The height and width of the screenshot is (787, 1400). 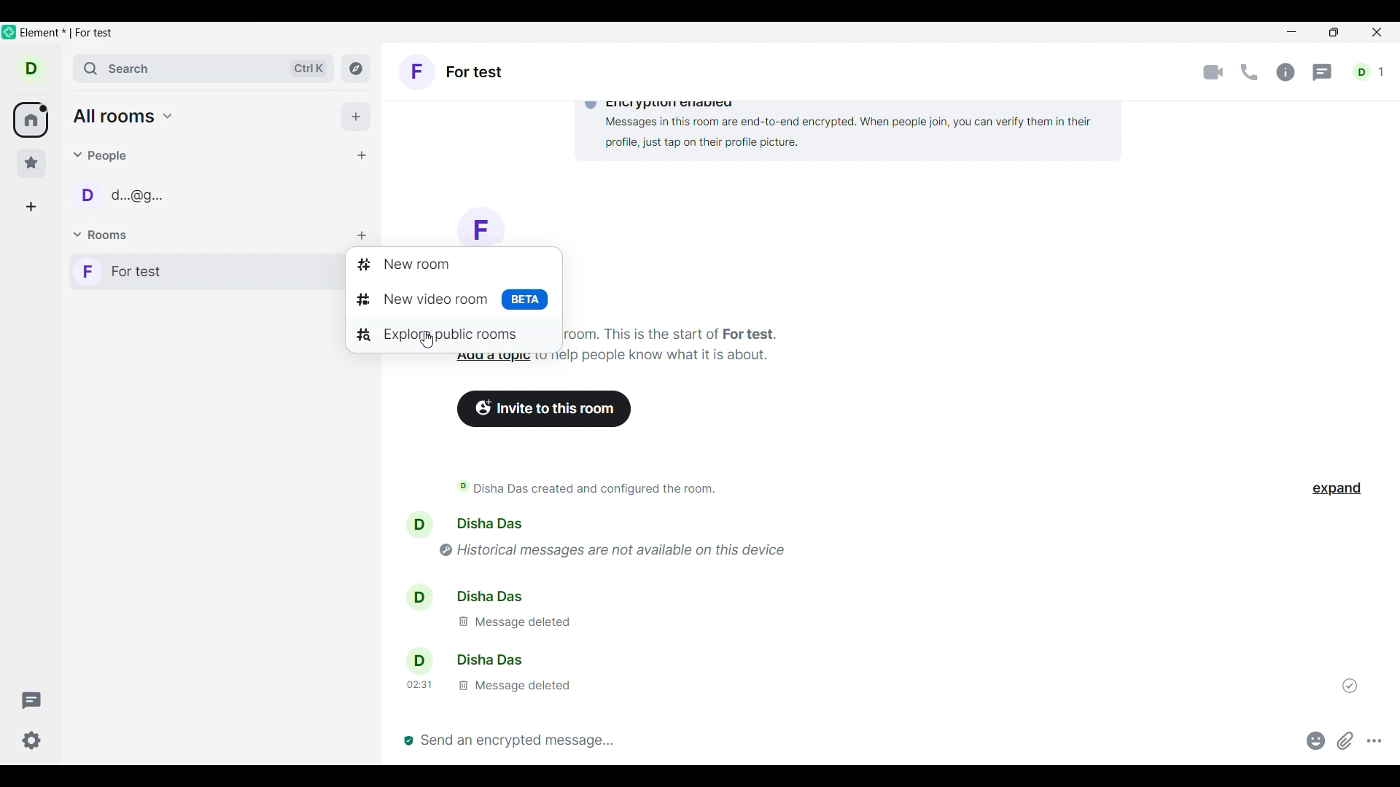 What do you see at coordinates (528, 673) in the screenshot?
I see `Disha Das, Message deleted` at bounding box center [528, 673].